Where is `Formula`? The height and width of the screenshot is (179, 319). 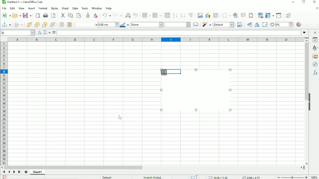 Formula is located at coordinates (54, 32).